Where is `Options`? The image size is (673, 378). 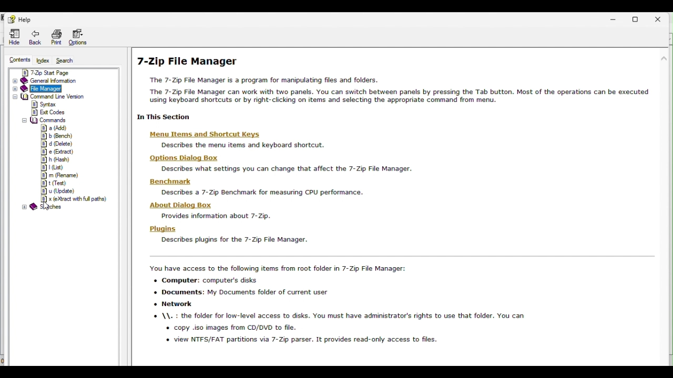 Options is located at coordinates (80, 38).